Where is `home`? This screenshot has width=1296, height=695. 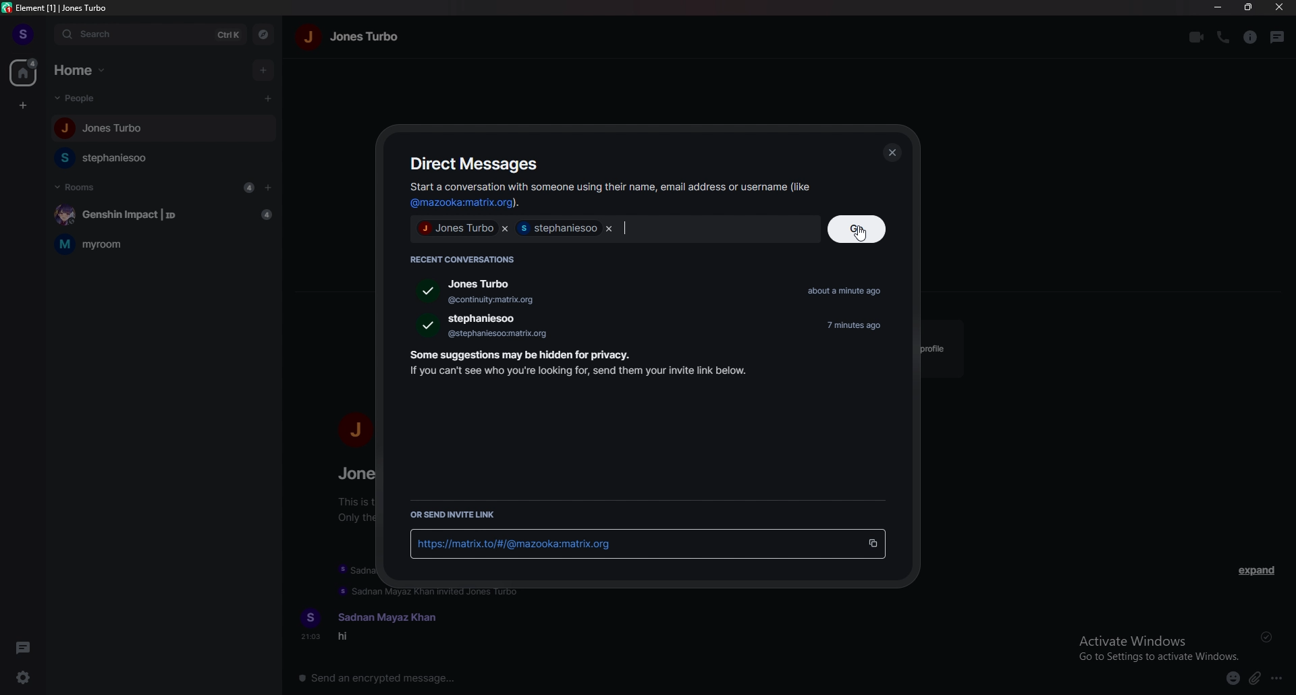
home is located at coordinates (24, 72).